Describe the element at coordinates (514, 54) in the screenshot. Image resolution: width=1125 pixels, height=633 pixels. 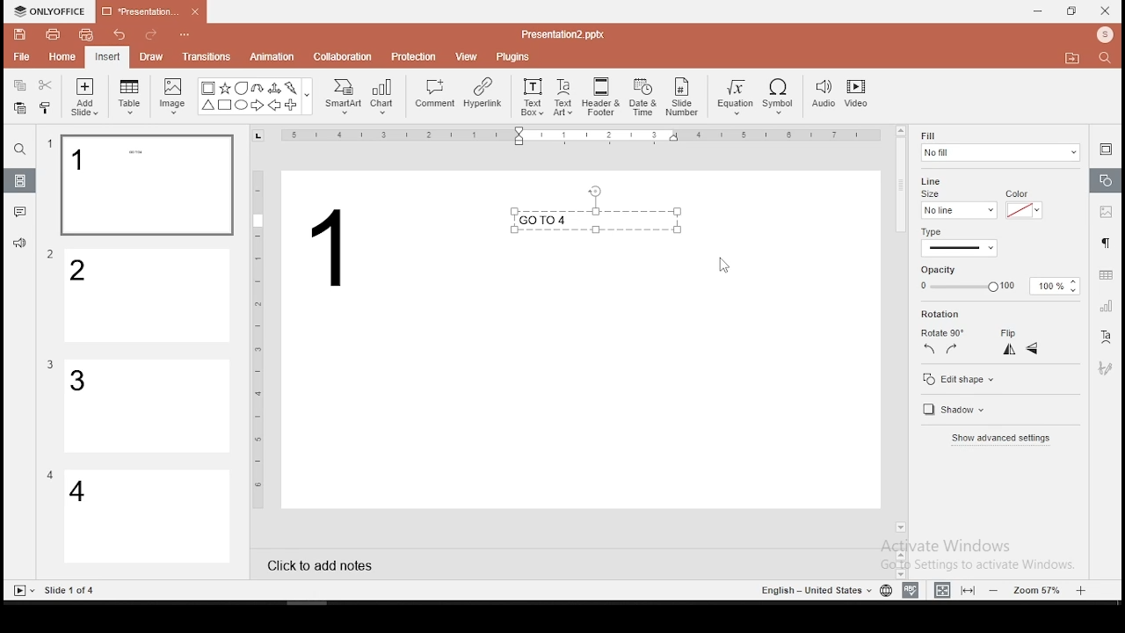
I see `plugins` at that location.